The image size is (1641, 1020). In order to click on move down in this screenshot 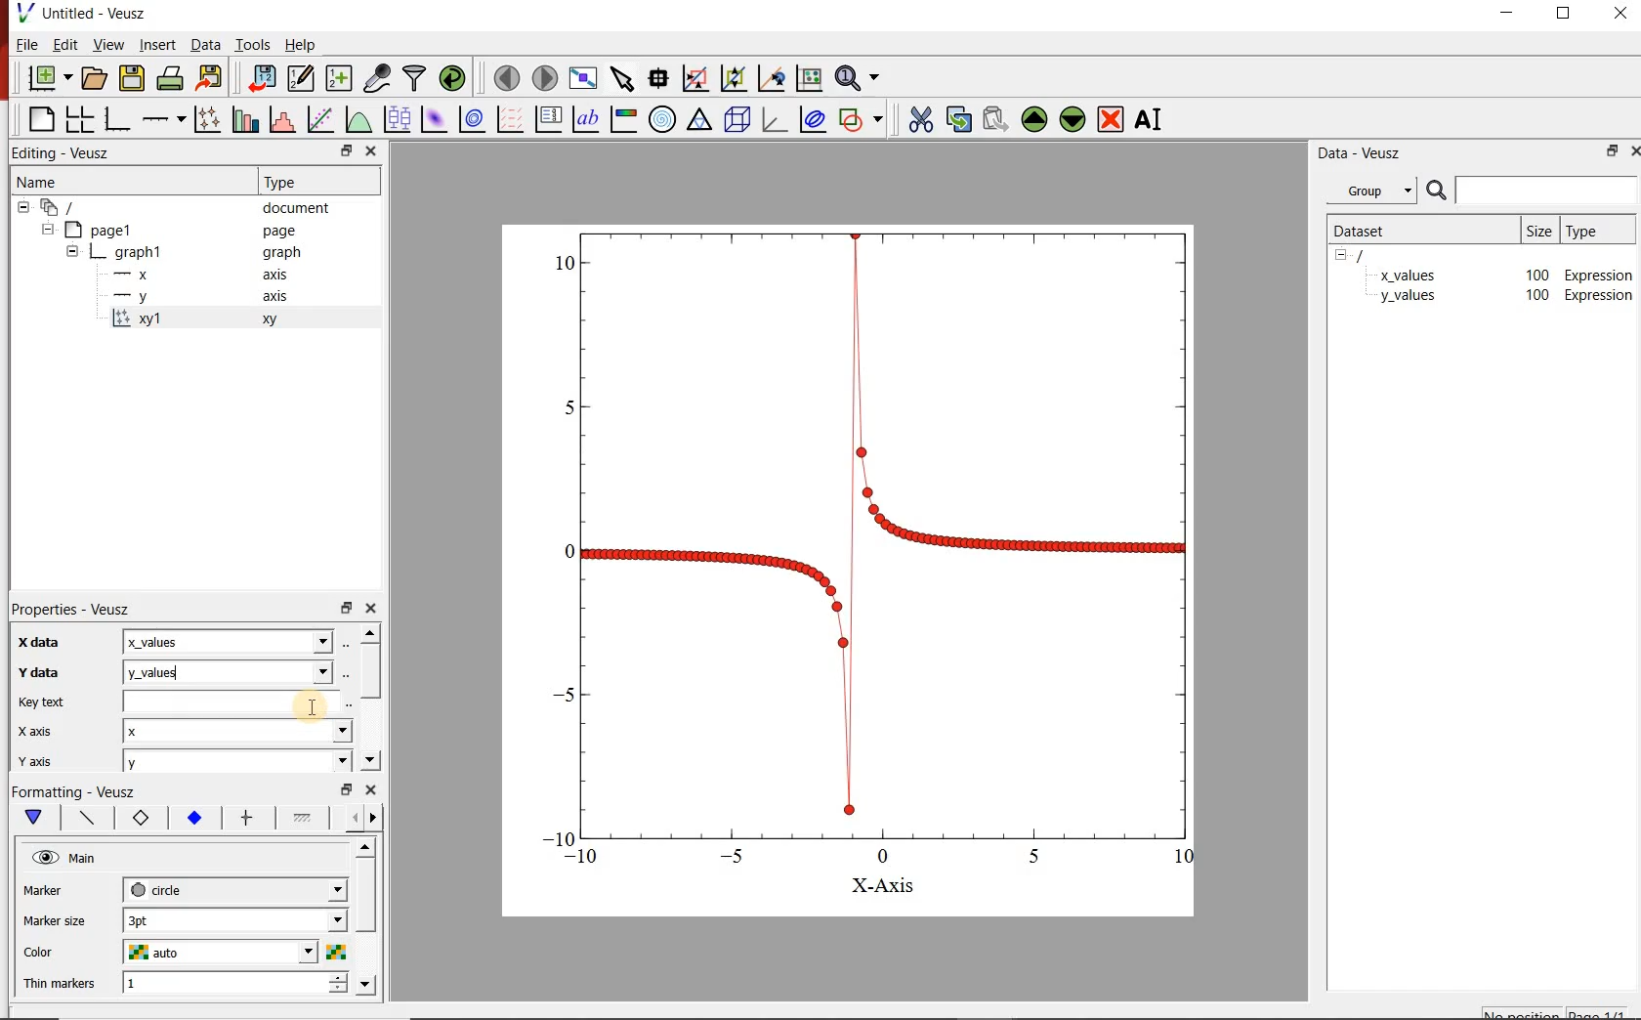, I will do `click(366, 984)`.